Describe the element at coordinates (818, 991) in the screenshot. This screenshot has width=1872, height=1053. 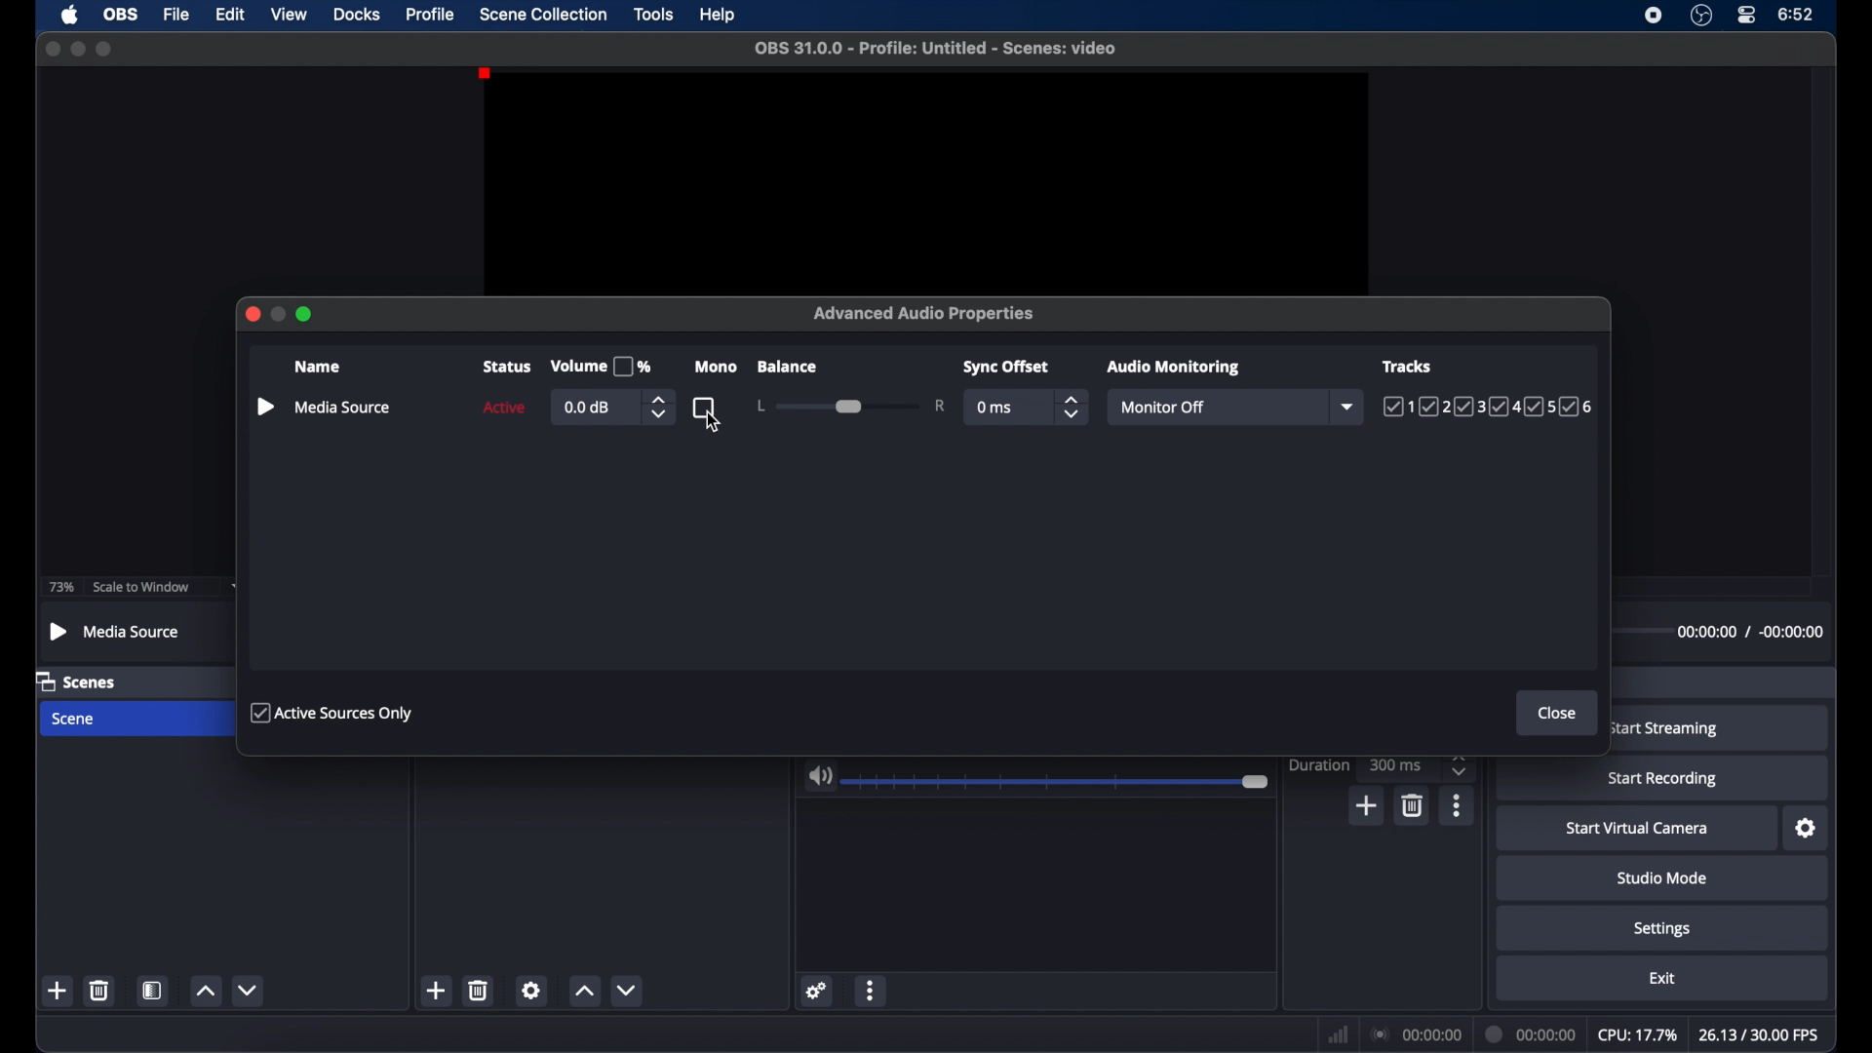
I see `settings` at that location.